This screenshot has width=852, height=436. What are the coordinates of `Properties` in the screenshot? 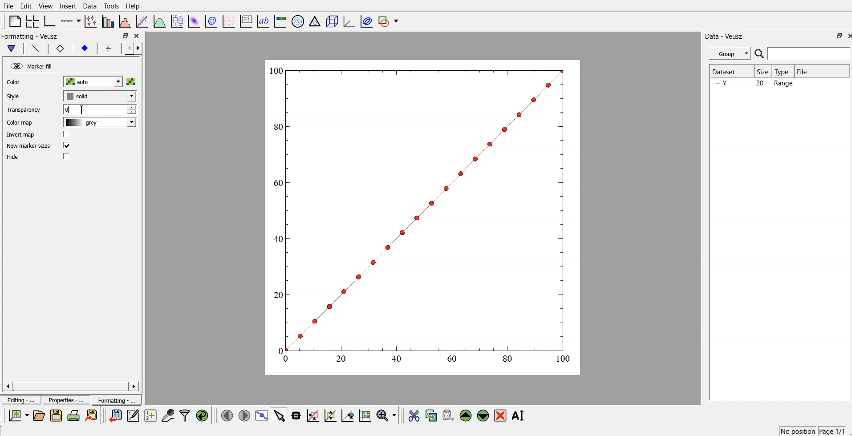 It's located at (63, 400).